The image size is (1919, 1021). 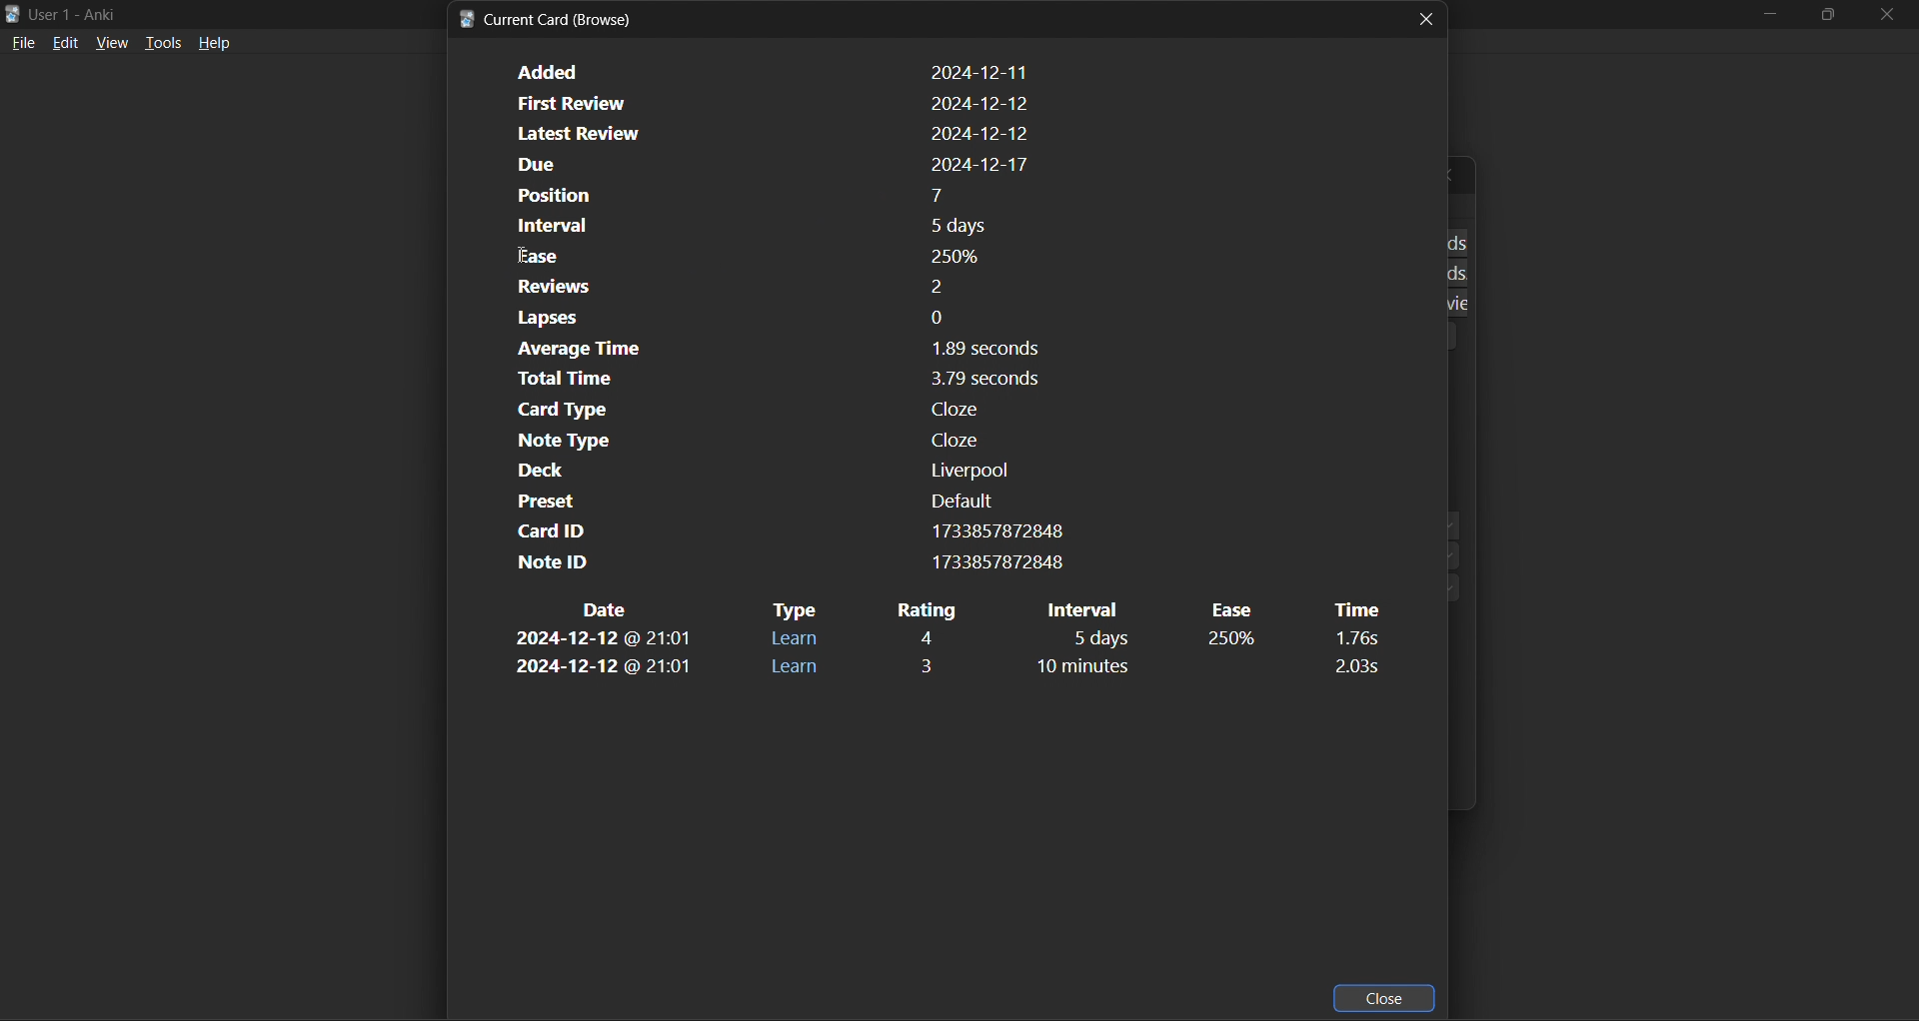 What do you see at coordinates (766, 409) in the screenshot?
I see `card type` at bounding box center [766, 409].